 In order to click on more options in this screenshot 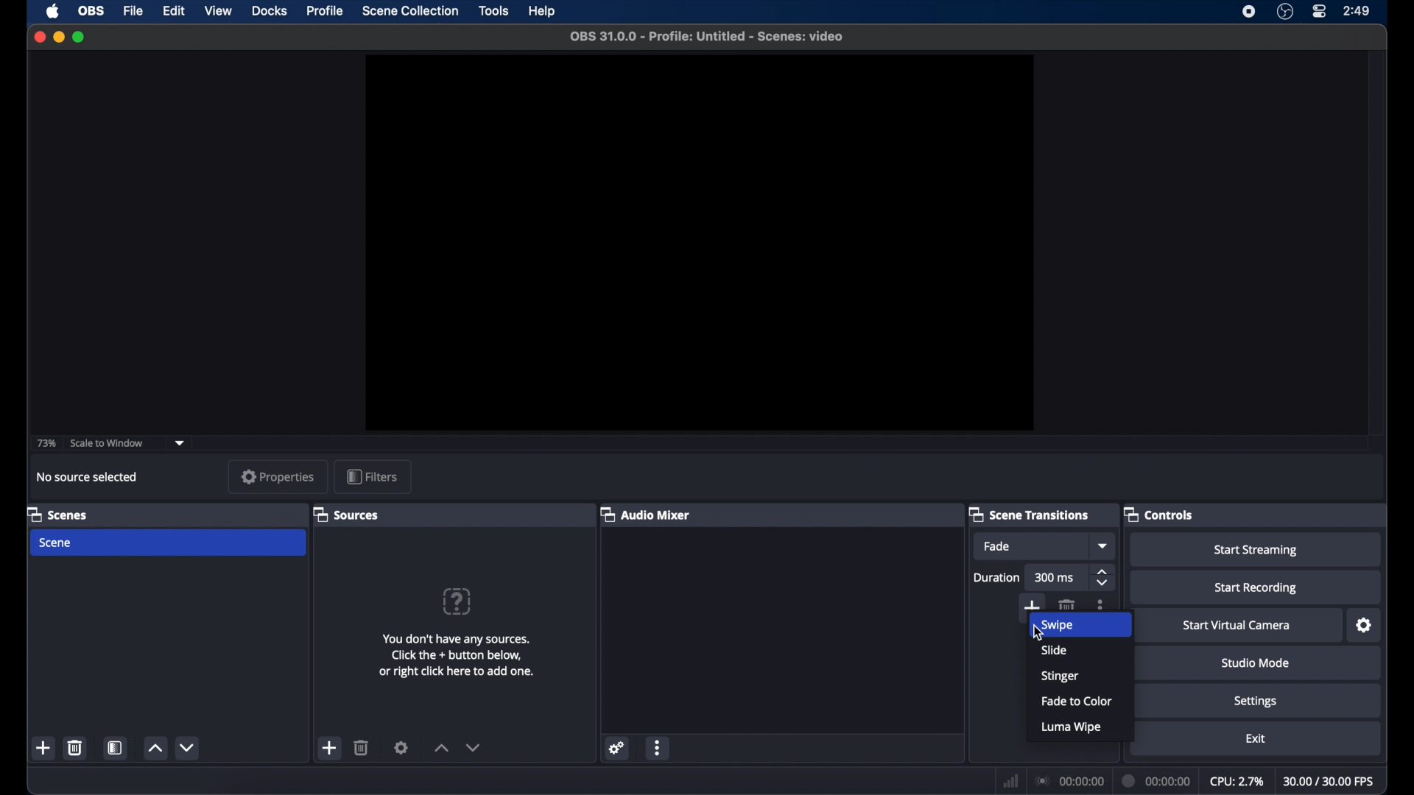, I will do `click(658, 748)`.